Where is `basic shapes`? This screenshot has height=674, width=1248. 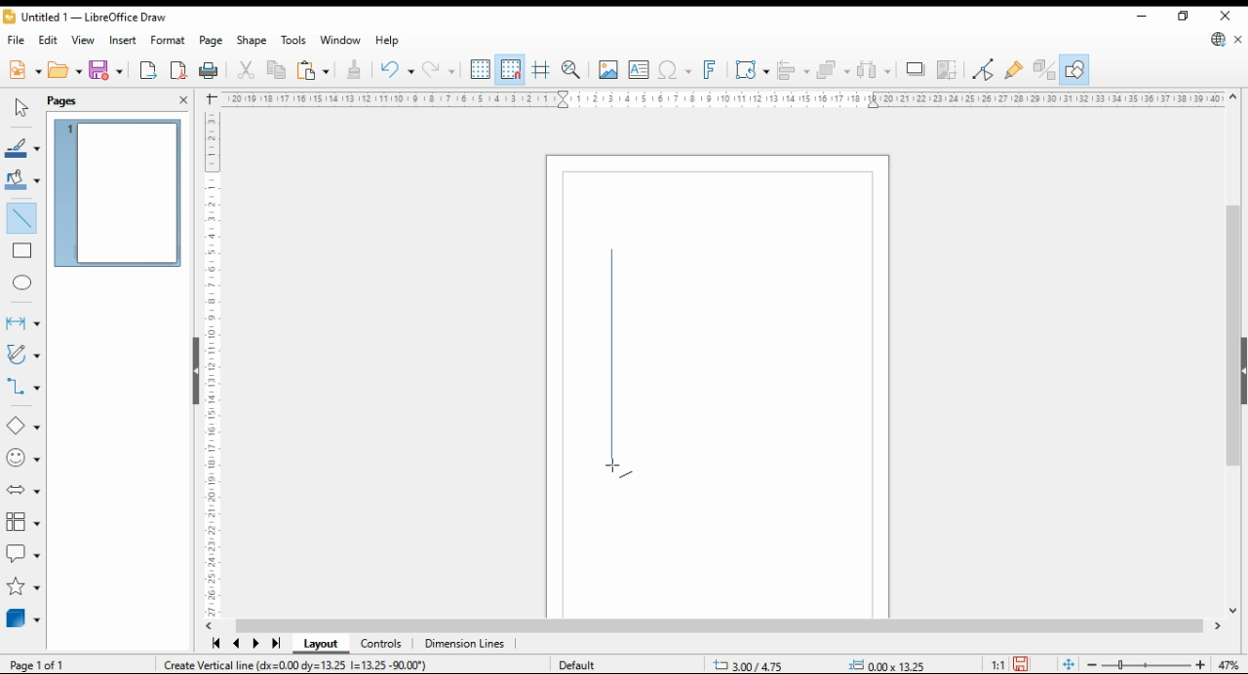
basic shapes is located at coordinates (19, 427).